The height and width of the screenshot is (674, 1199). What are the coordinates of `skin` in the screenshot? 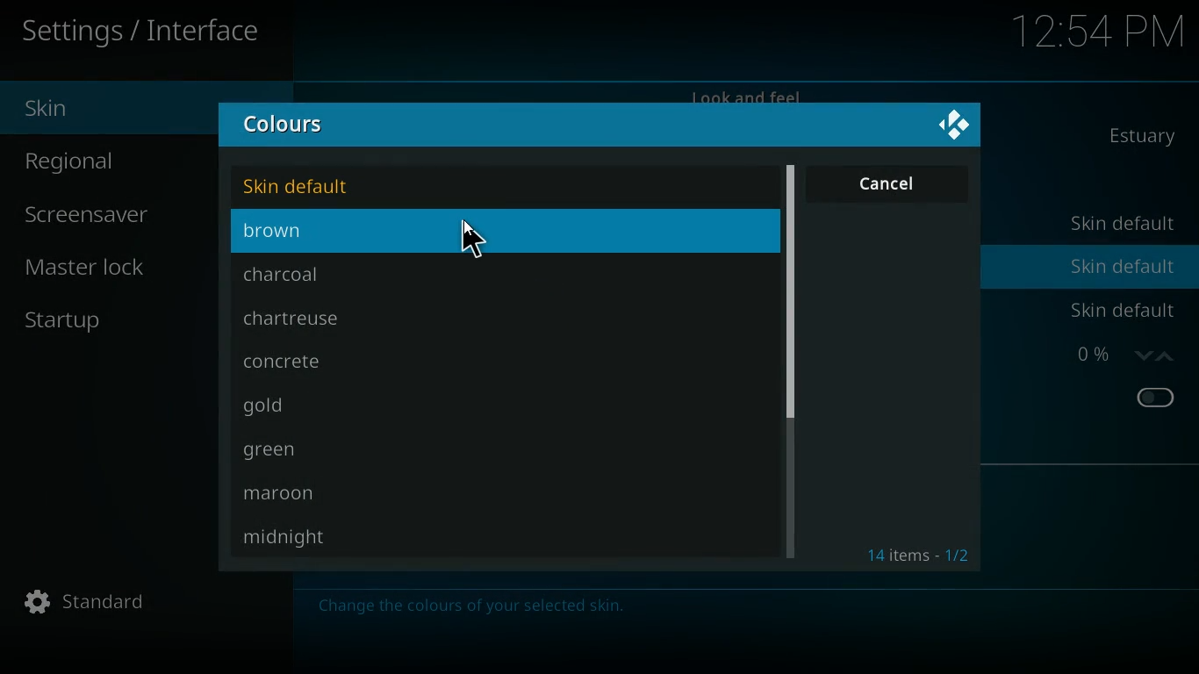 It's located at (1150, 138).